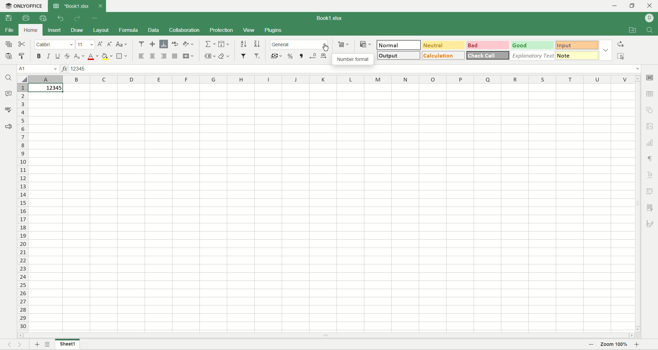 The height and width of the screenshot is (350, 658). What do you see at coordinates (129, 30) in the screenshot?
I see `formula` at bounding box center [129, 30].